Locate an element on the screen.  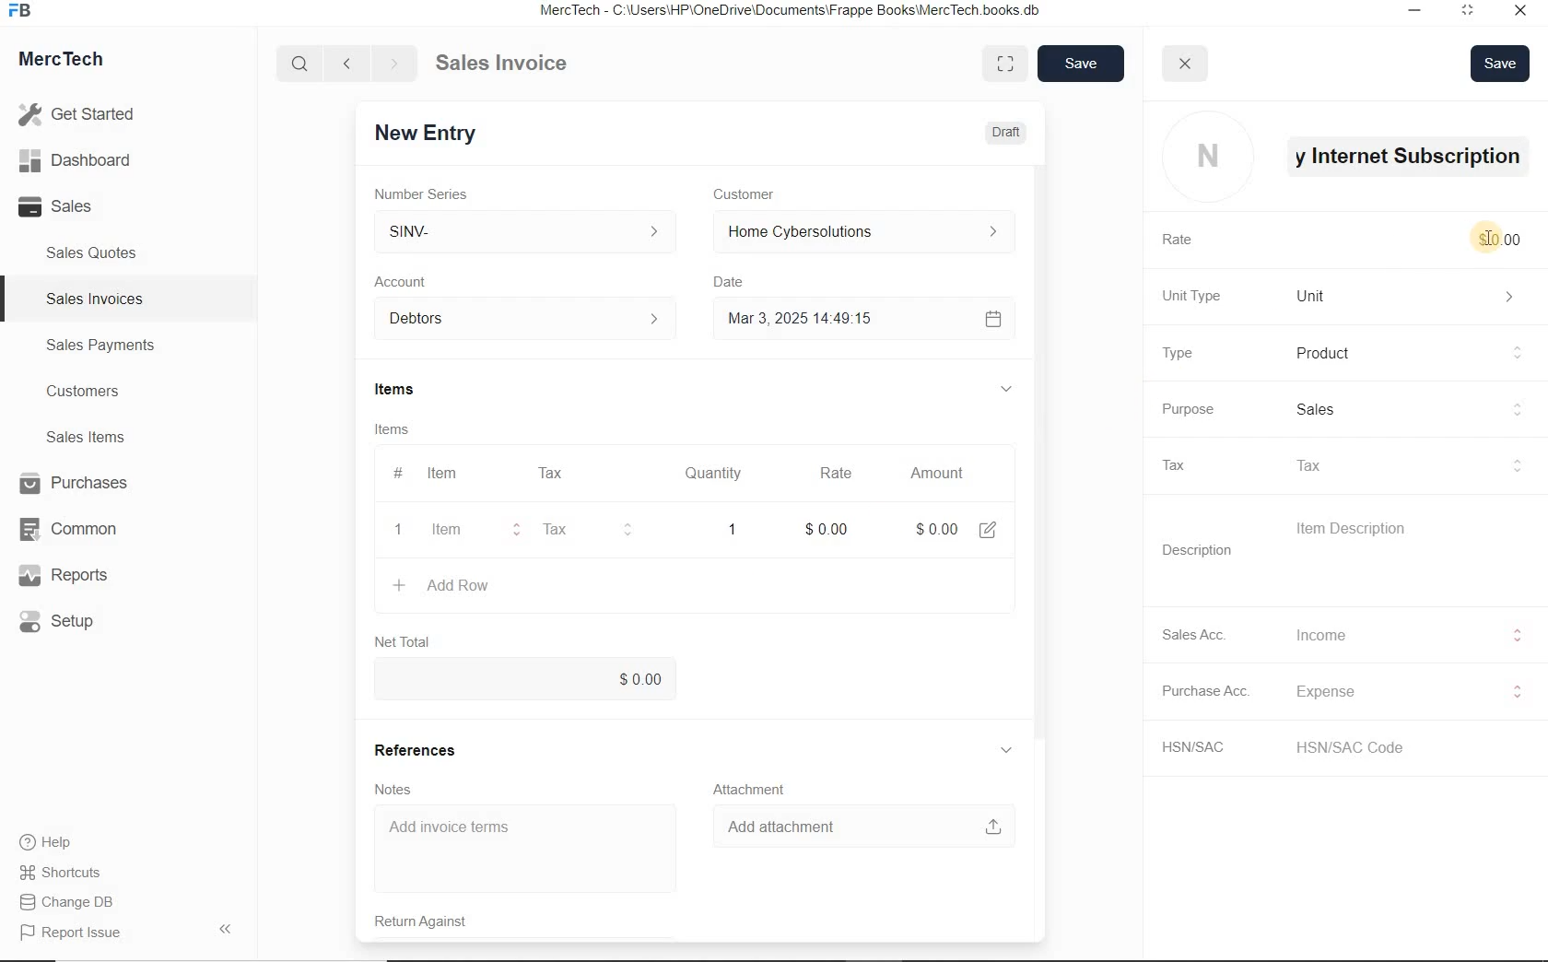
Items is located at coordinates (410, 391).